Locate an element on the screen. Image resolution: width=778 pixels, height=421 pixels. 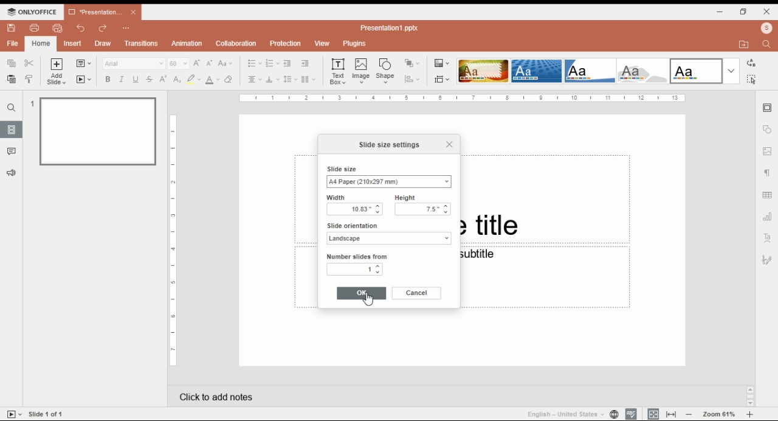
protection is located at coordinates (285, 44).